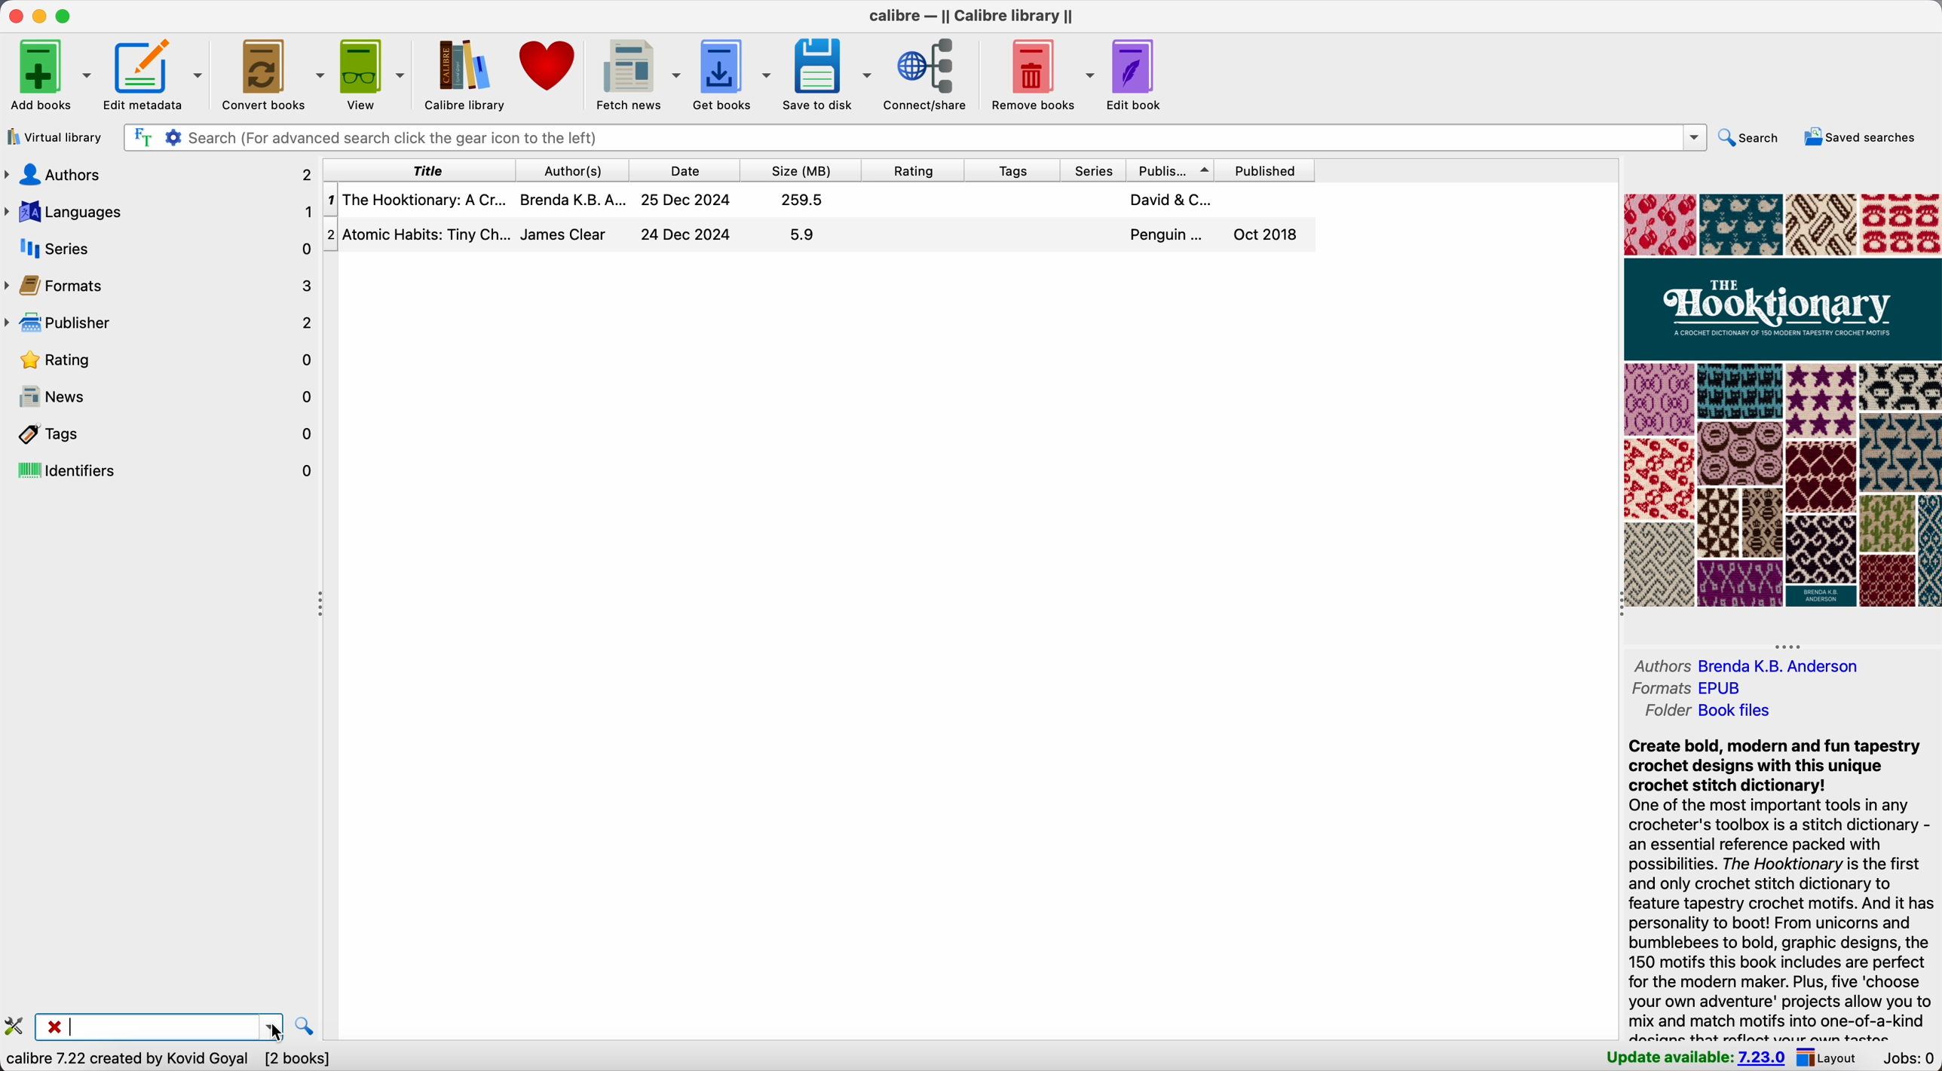  Describe the element at coordinates (56, 139) in the screenshot. I see `virtual library` at that location.